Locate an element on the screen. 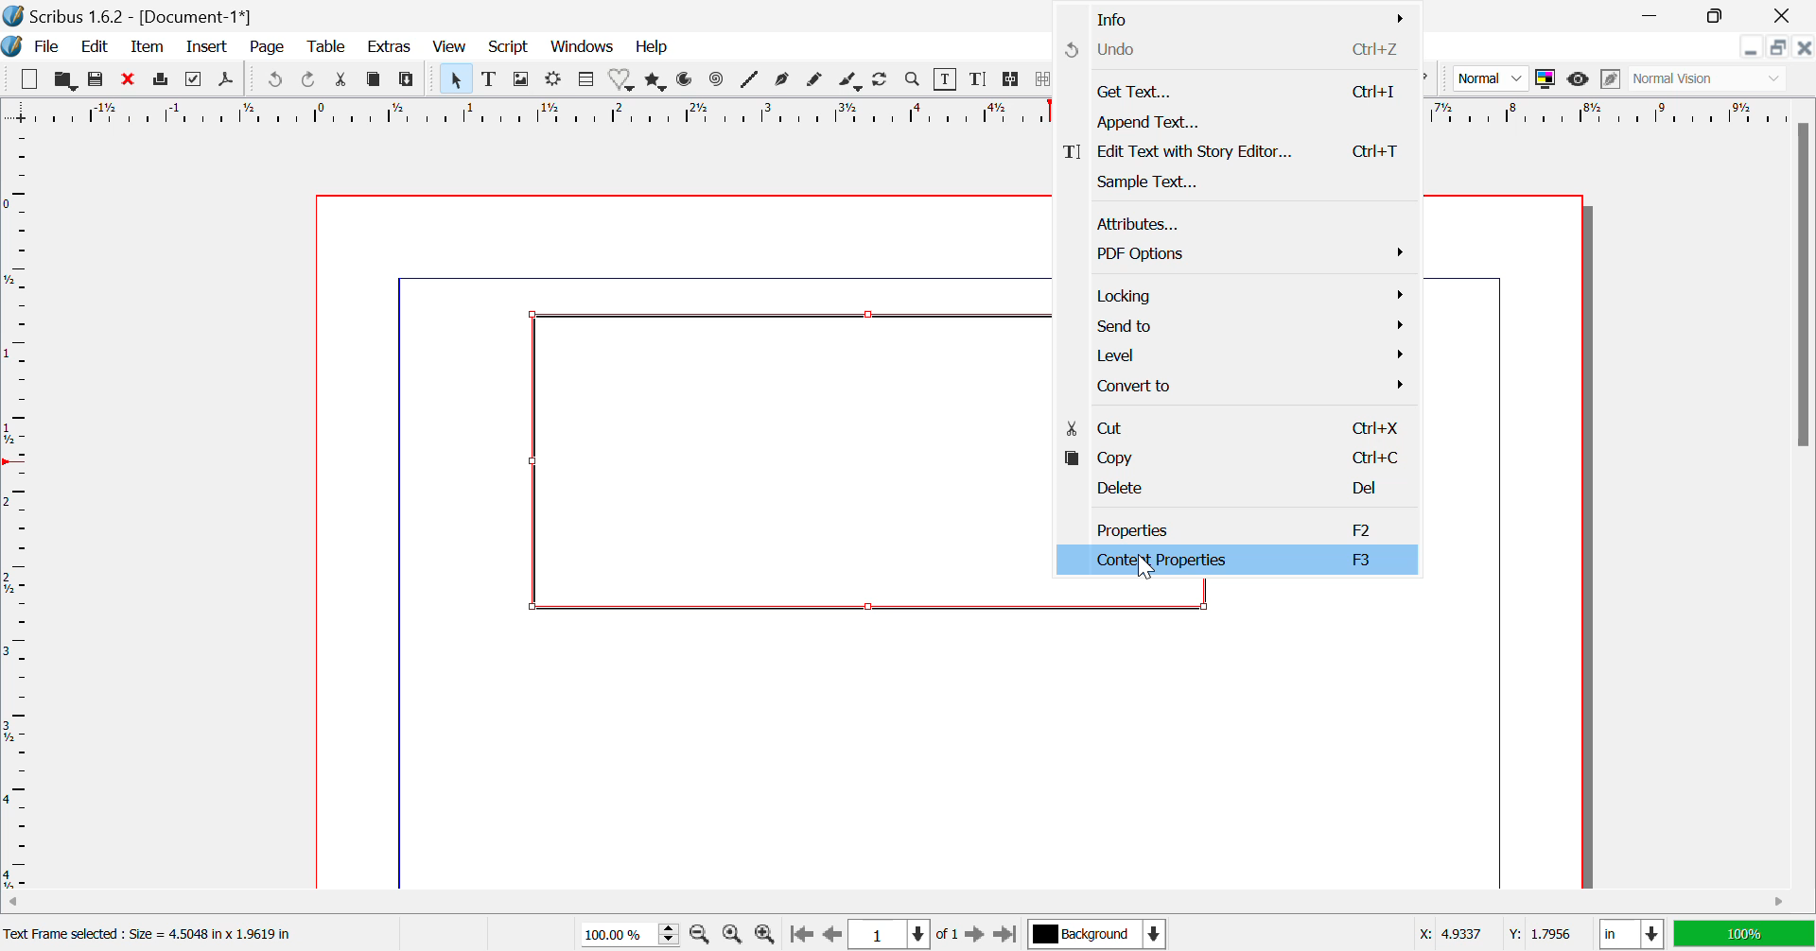 This screenshot has width=1816, height=951. vertical page margins is located at coordinates (1617, 112).